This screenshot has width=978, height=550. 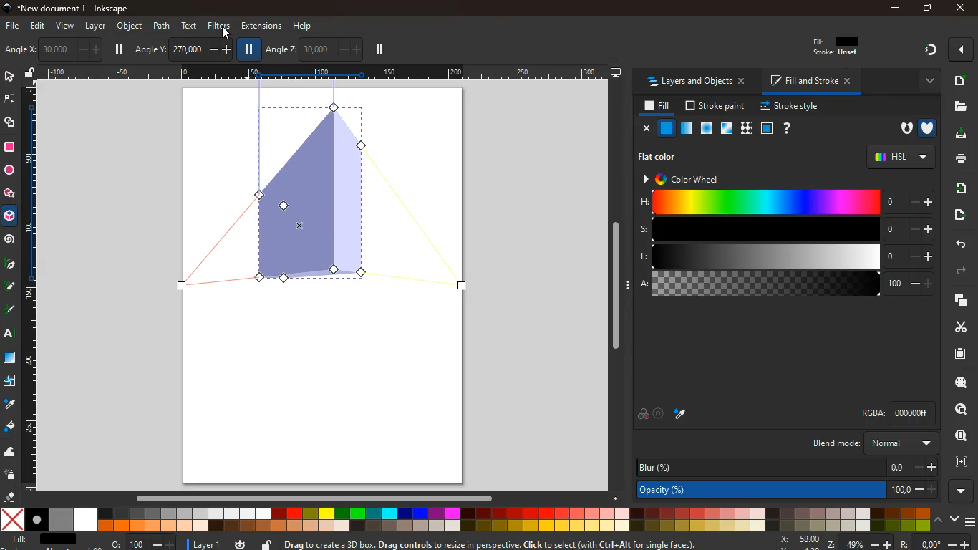 I want to click on pic, so click(x=9, y=265).